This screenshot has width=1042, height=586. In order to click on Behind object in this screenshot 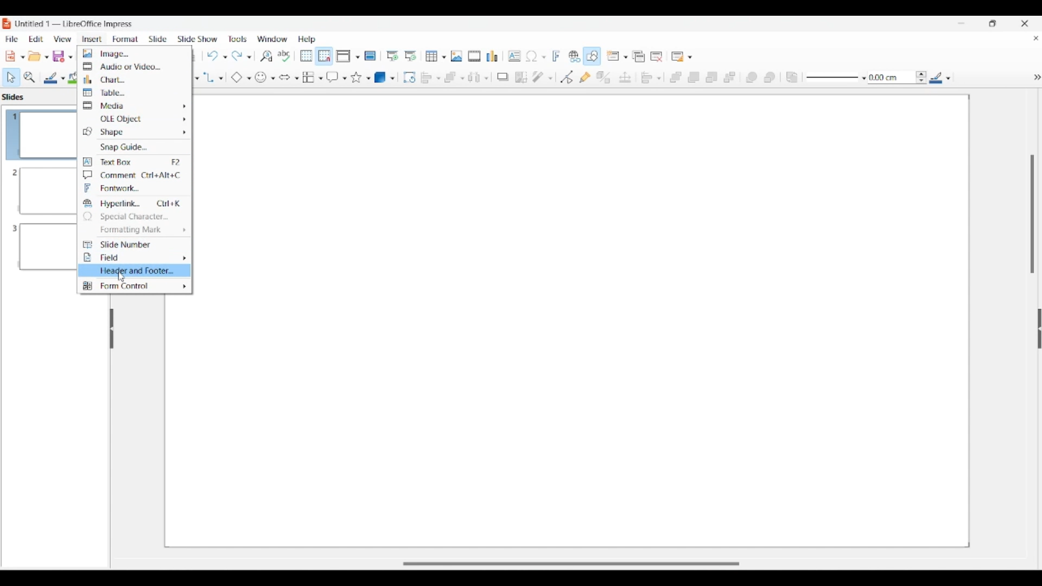, I will do `click(770, 77)`.